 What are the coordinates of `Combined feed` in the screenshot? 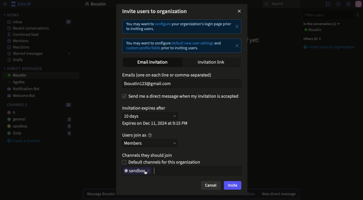 It's located at (20, 34).